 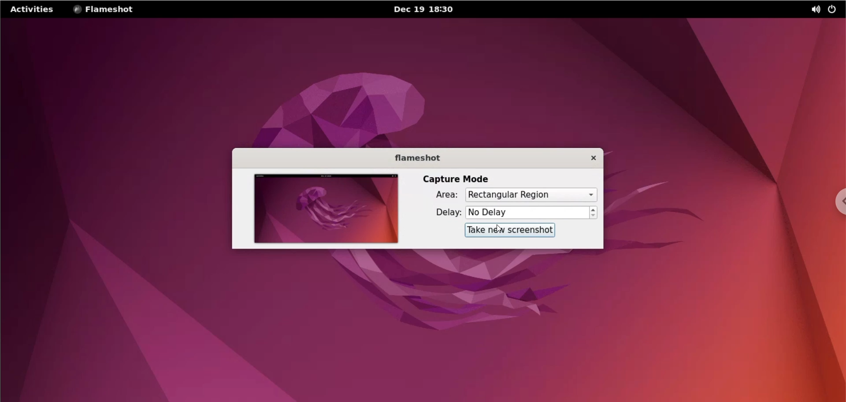 What do you see at coordinates (528, 212) in the screenshot?
I see `delay options` at bounding box center [528, 212].